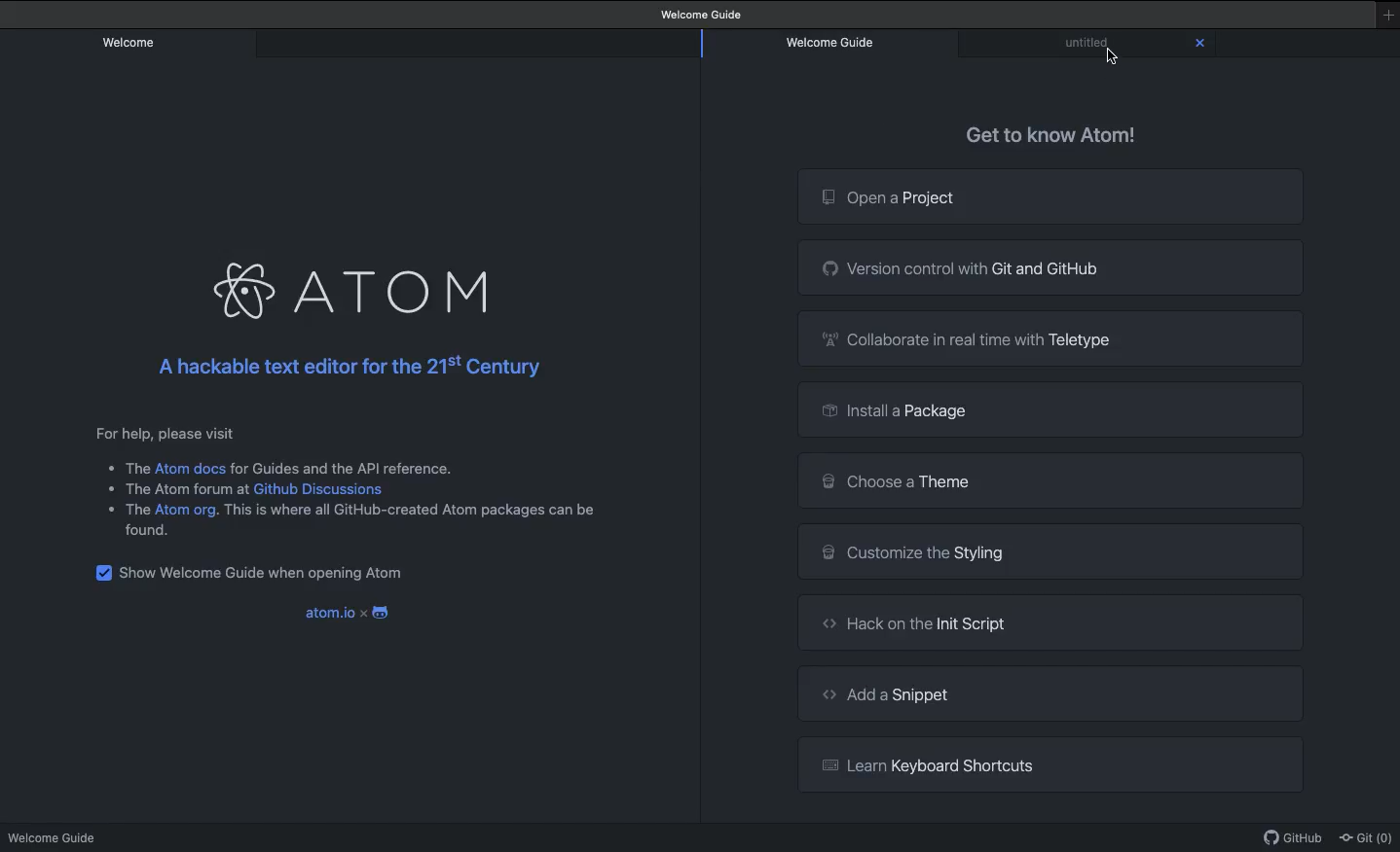  I want to click on cursor, so click(1114, 56).